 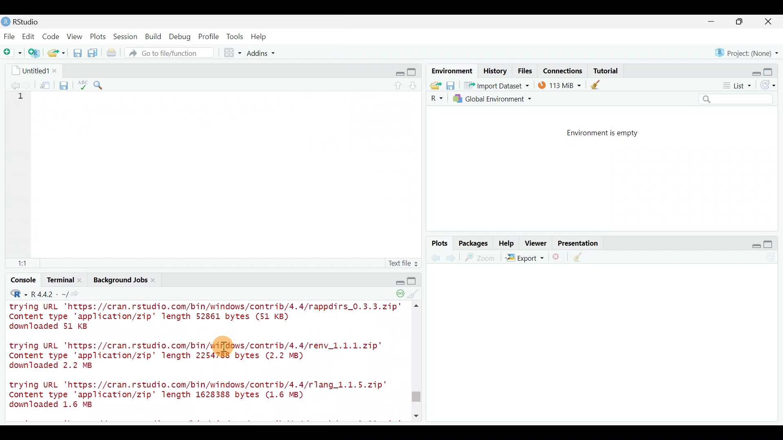 I want to click on 1:1, so click(x=24, y=263).